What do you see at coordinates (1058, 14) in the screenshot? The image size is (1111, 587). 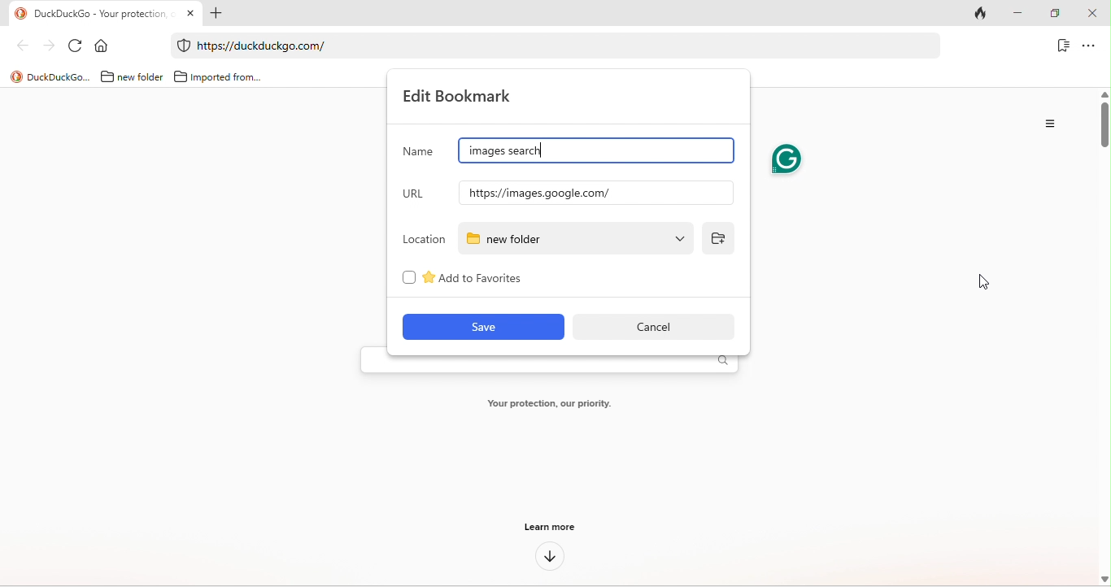 I see `maximize` at bounding box center [1058, 14].